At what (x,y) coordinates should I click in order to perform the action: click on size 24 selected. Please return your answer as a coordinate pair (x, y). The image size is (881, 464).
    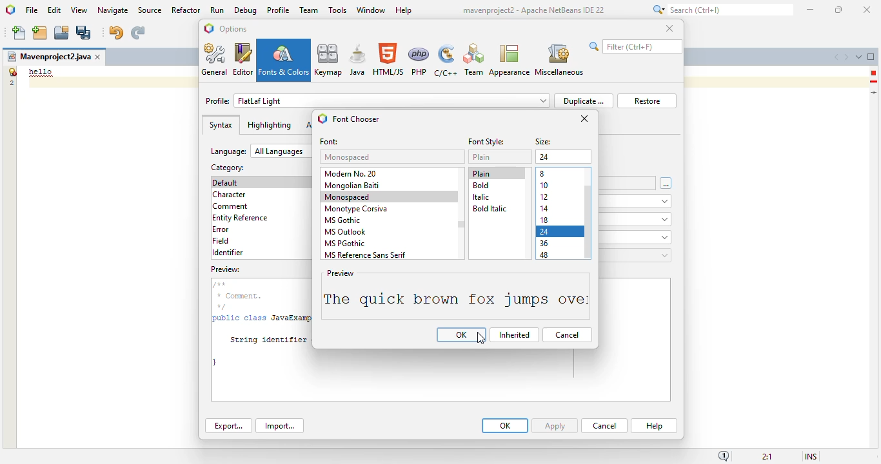
    Looking at the image, I should click on (558, 231).